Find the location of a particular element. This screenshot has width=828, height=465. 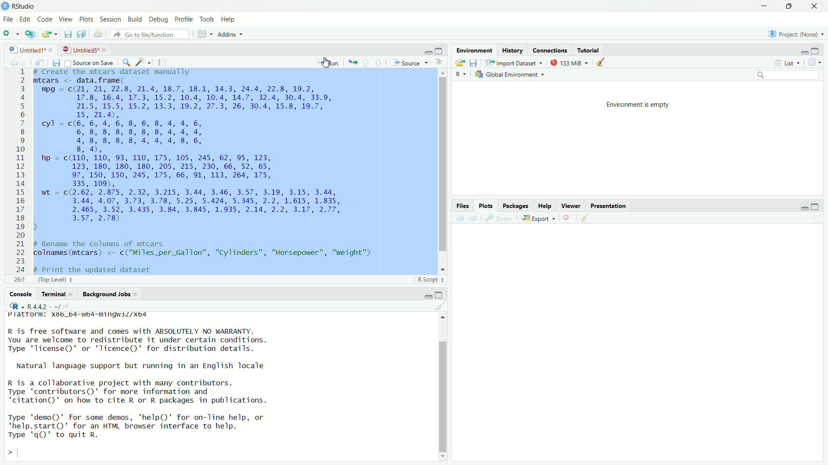

export is located at coordinates (458, 62).